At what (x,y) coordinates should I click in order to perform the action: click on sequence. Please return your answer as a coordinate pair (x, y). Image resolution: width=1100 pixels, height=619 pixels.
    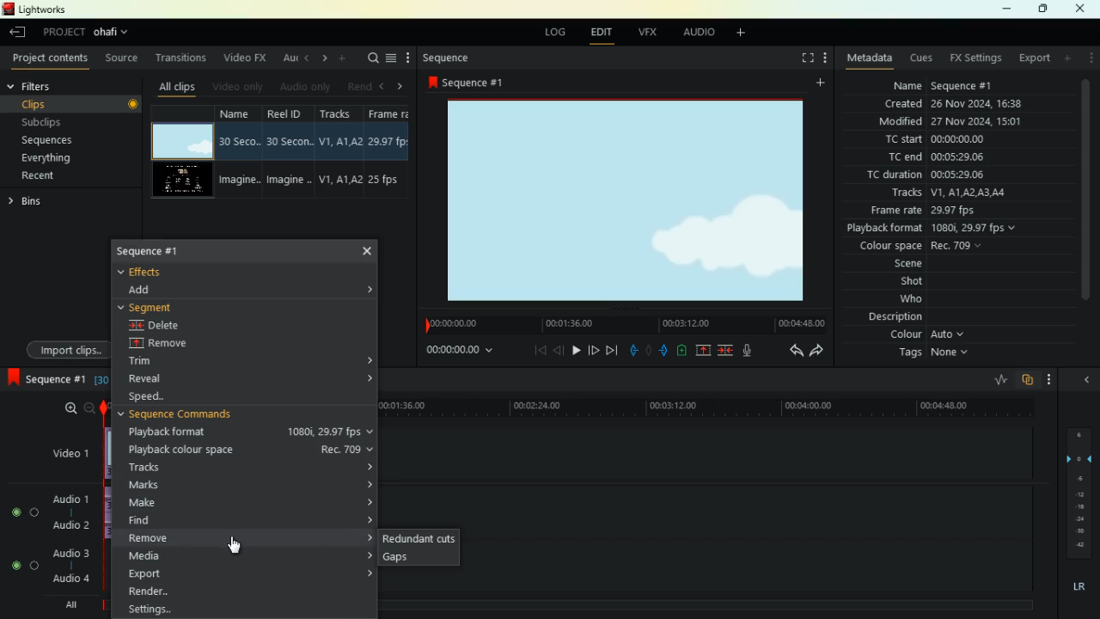
    Looking at the image, I should click on (185, 415).